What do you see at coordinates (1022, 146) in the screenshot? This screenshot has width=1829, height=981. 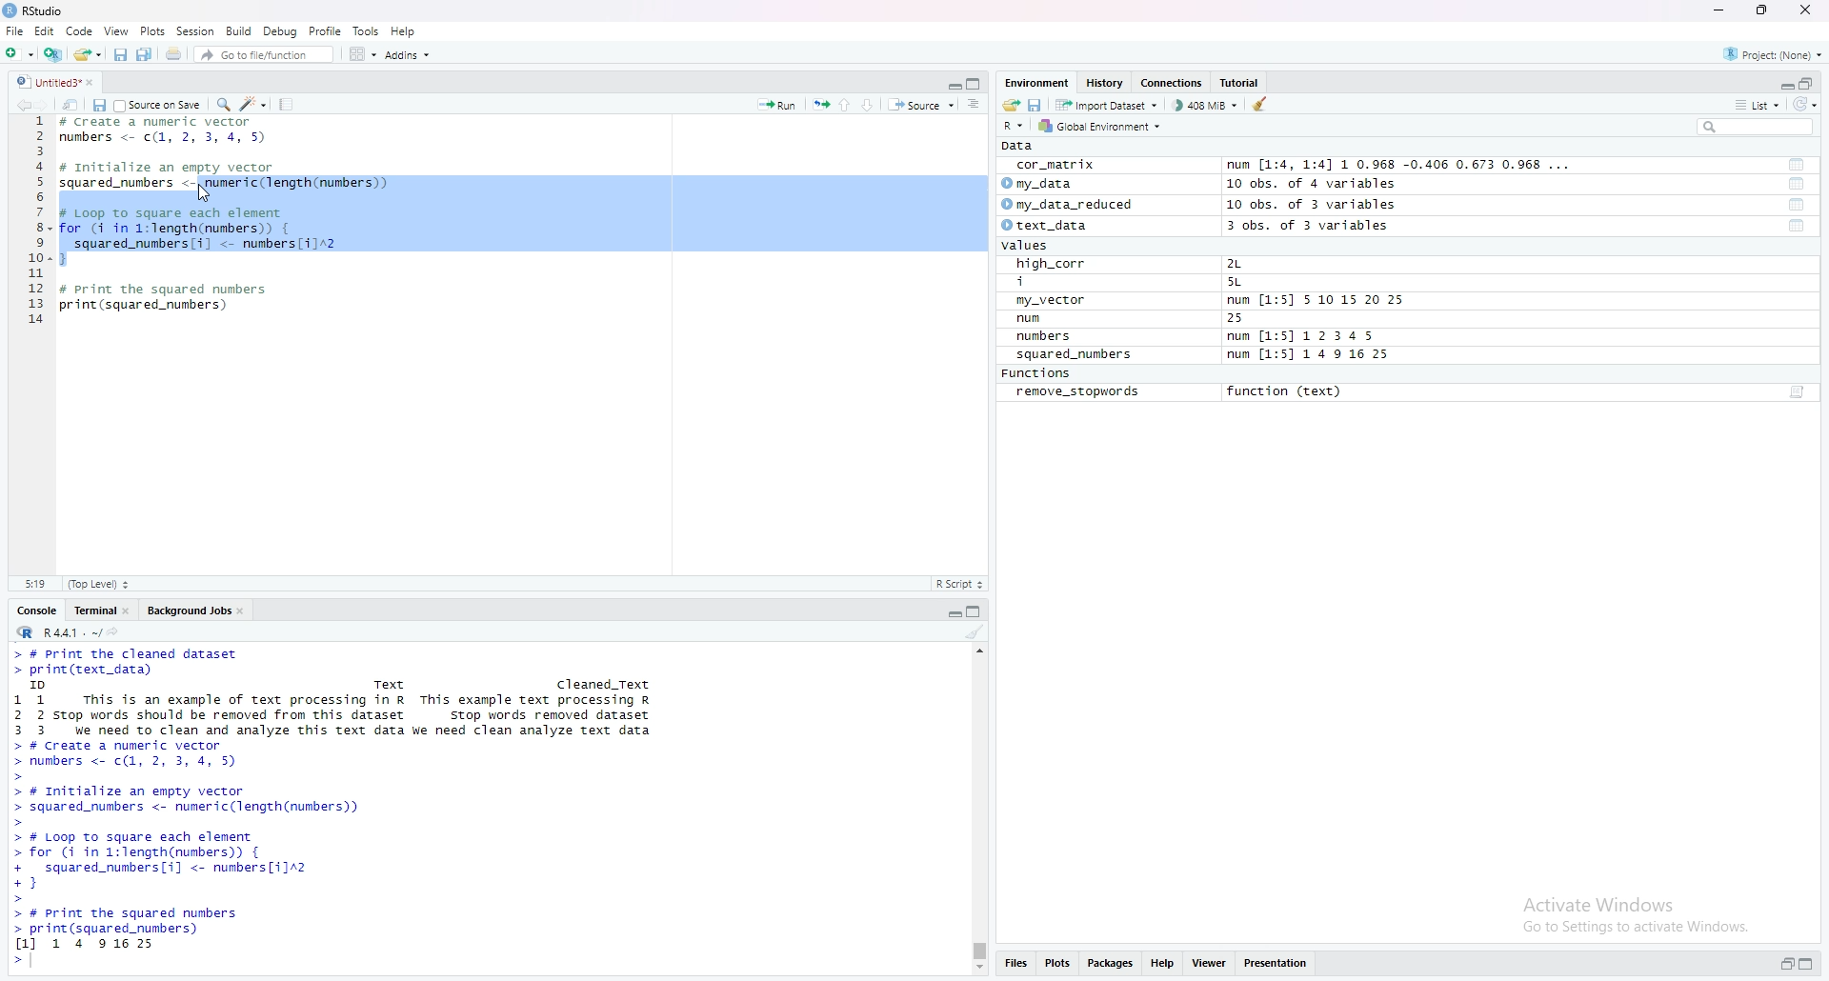 I see `pata` at bounding box center [1022, 146].